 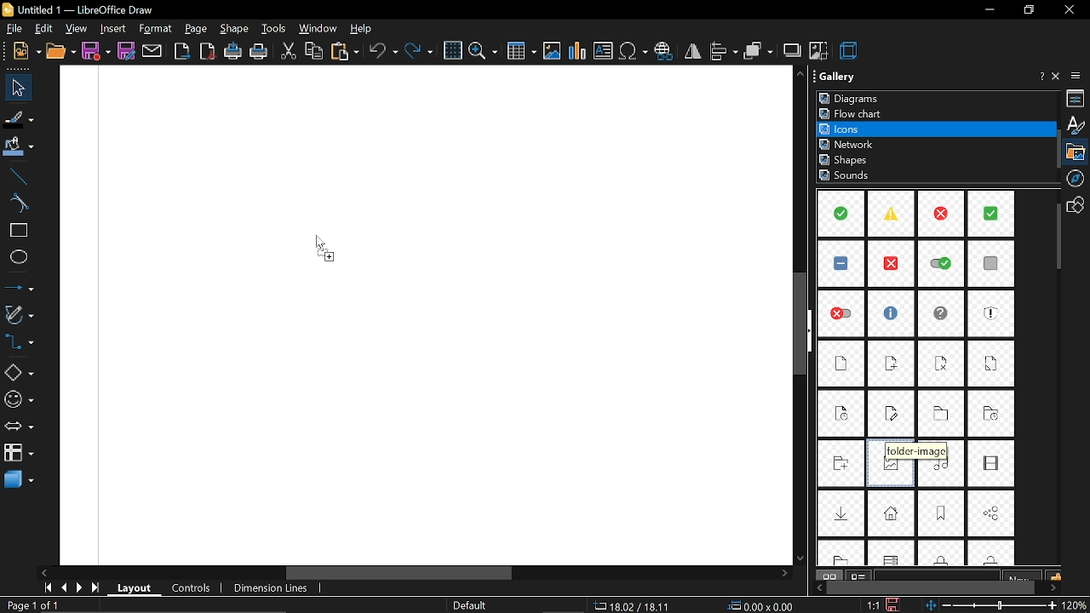 I want to click on insert, so click(x=111, y=29).